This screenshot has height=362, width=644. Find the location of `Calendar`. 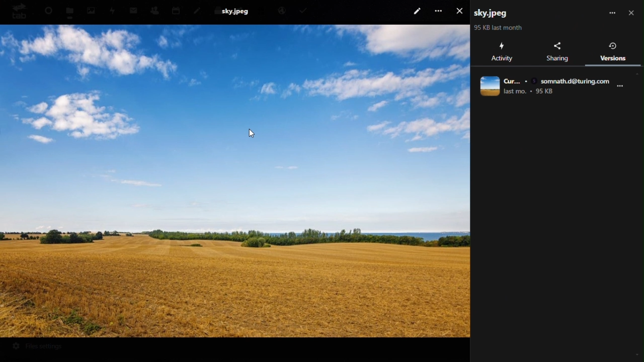

Calendar is located at coordinates (176, 9).